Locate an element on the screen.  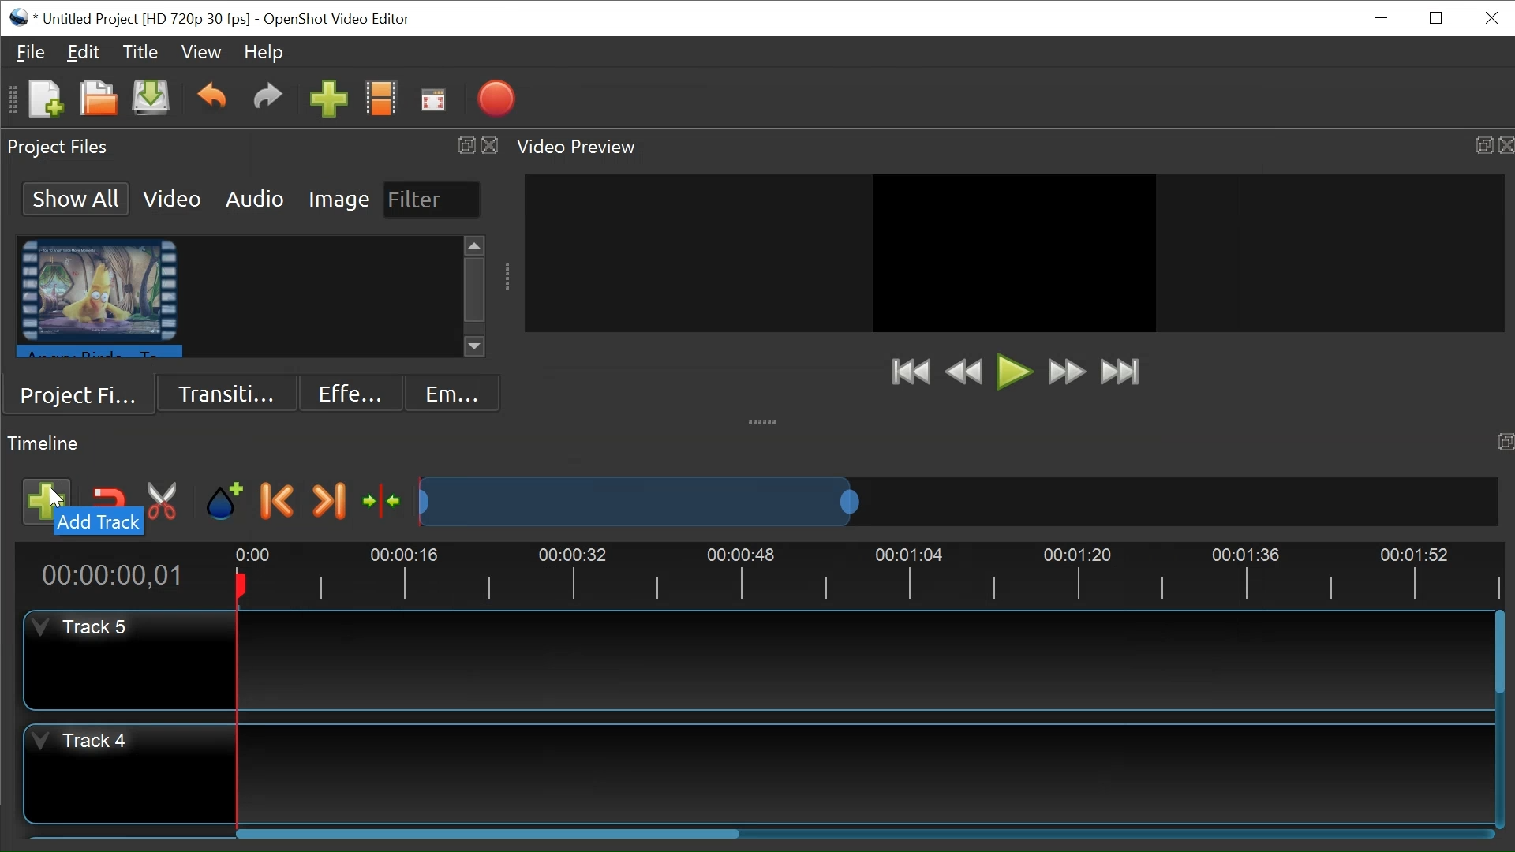
Transition is located at coordinates (229, 392).